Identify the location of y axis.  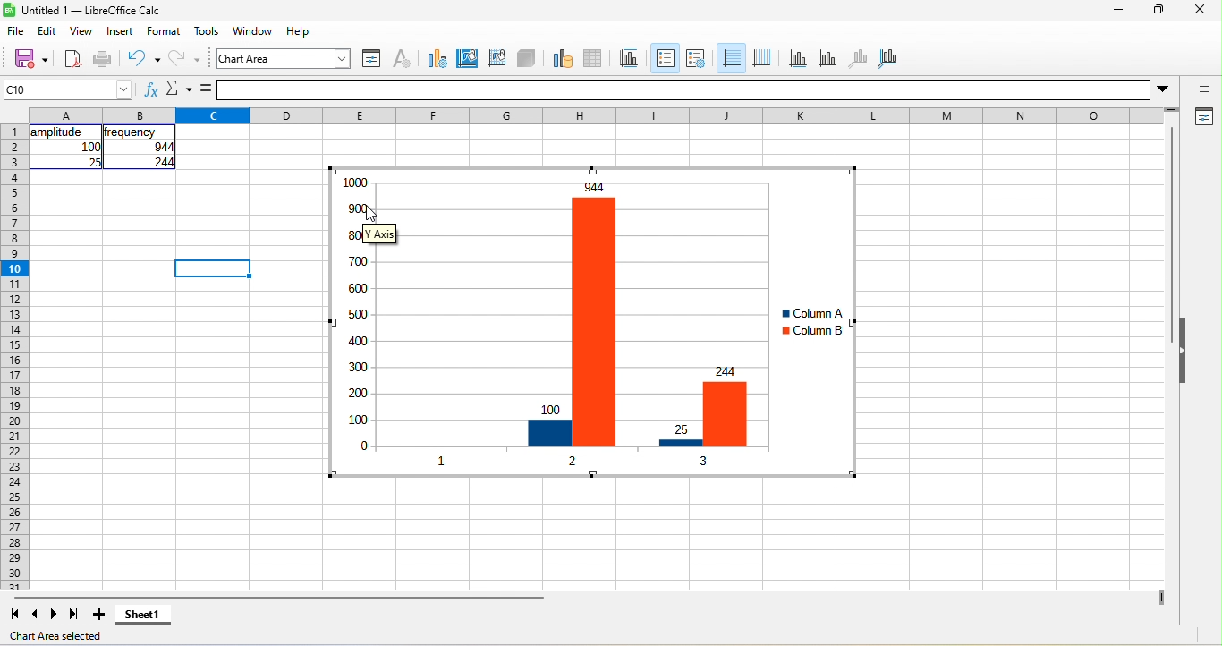
(826, 57).